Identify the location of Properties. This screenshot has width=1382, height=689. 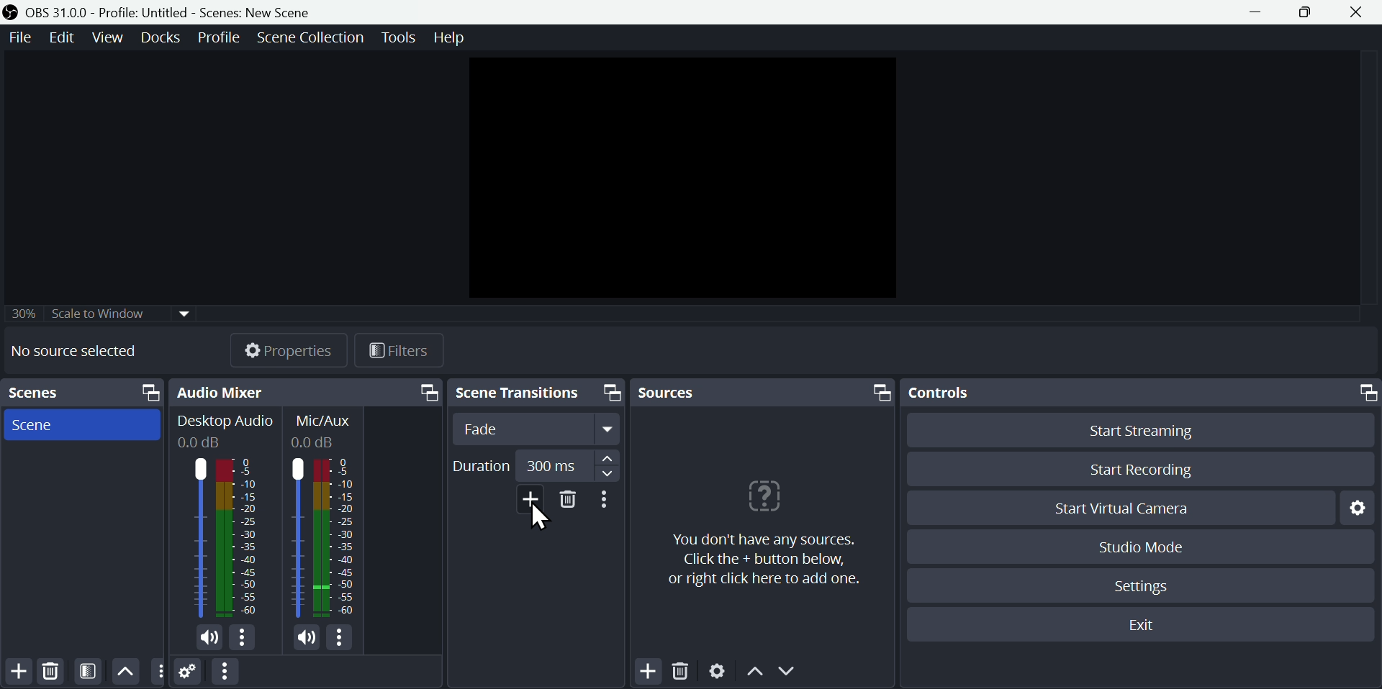
(290, 348).